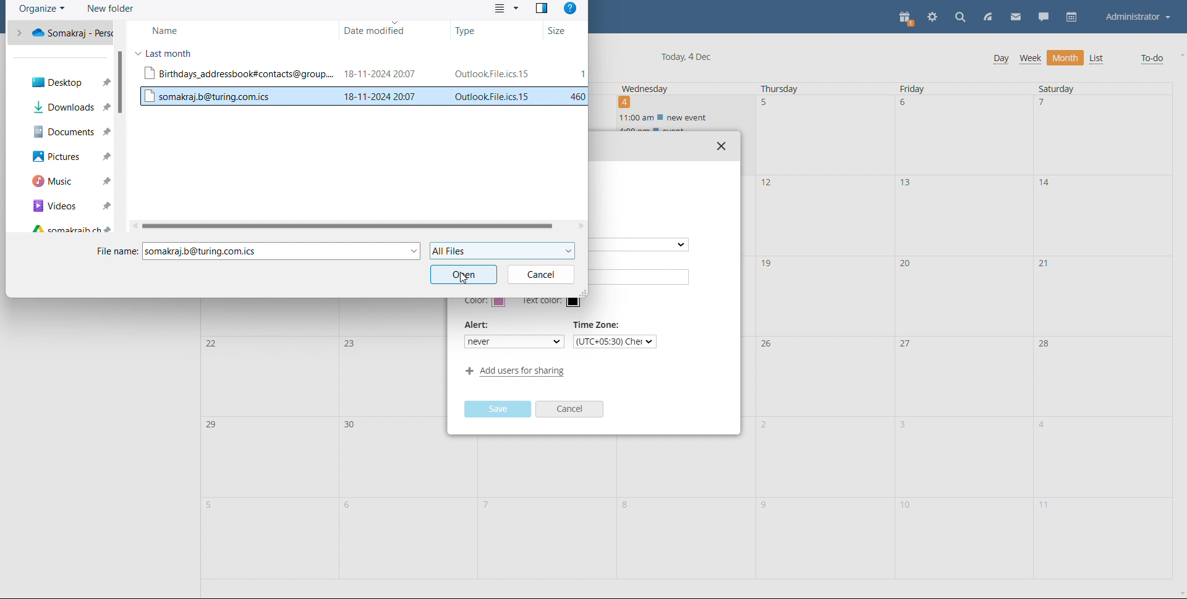  Describe the element at coordinates (386, 31) in the screenshot. I see `daye modified` at that location.